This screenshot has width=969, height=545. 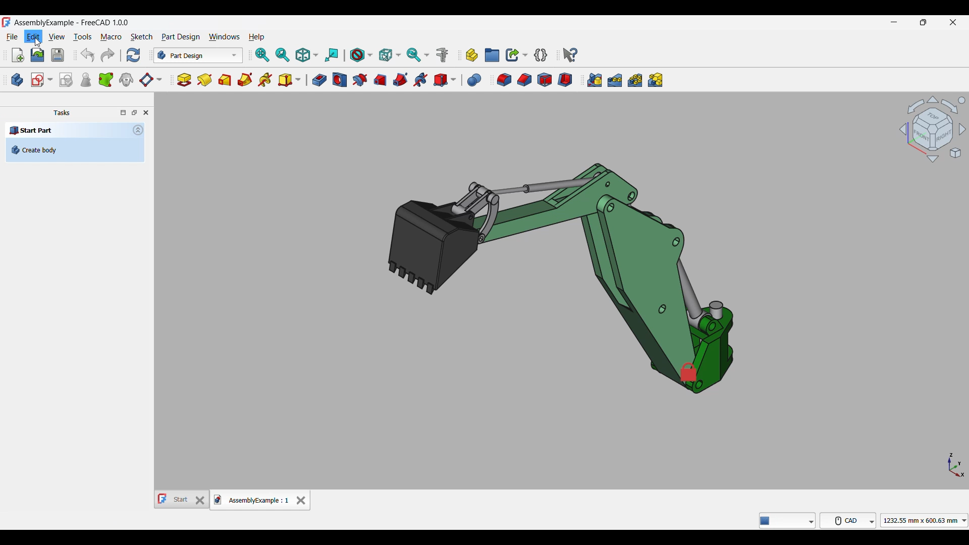 I want to click on Current image on canvas, so click(x=559, y=270).